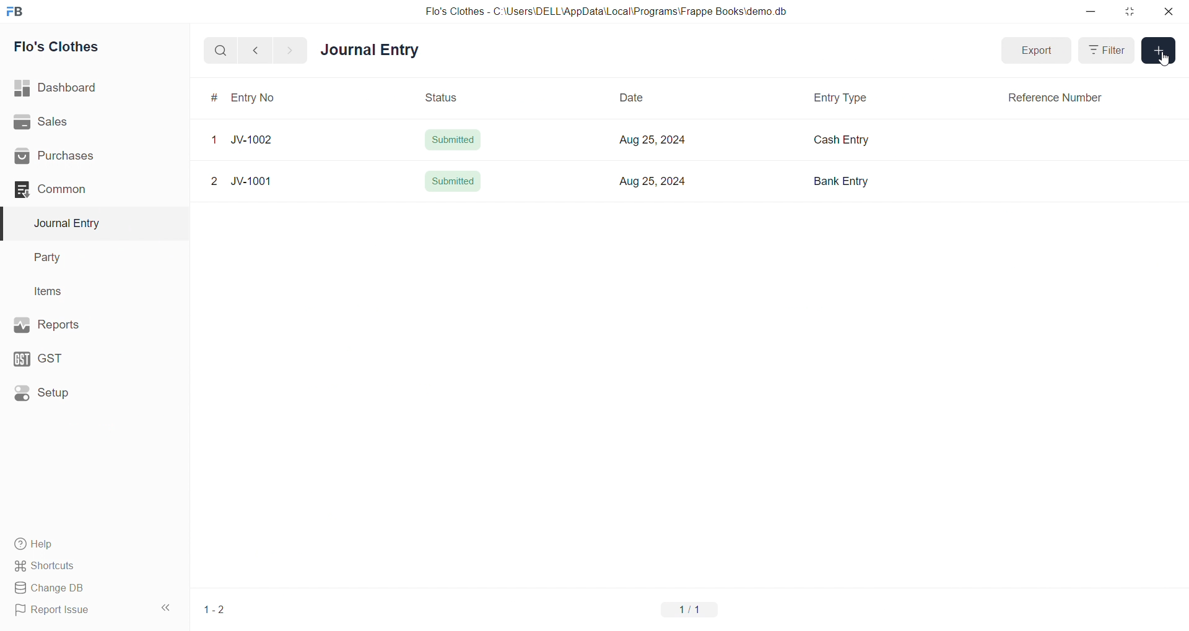 This screenshot has height=631, width=1189. I want to click on navigate backward, so click(261, 49).